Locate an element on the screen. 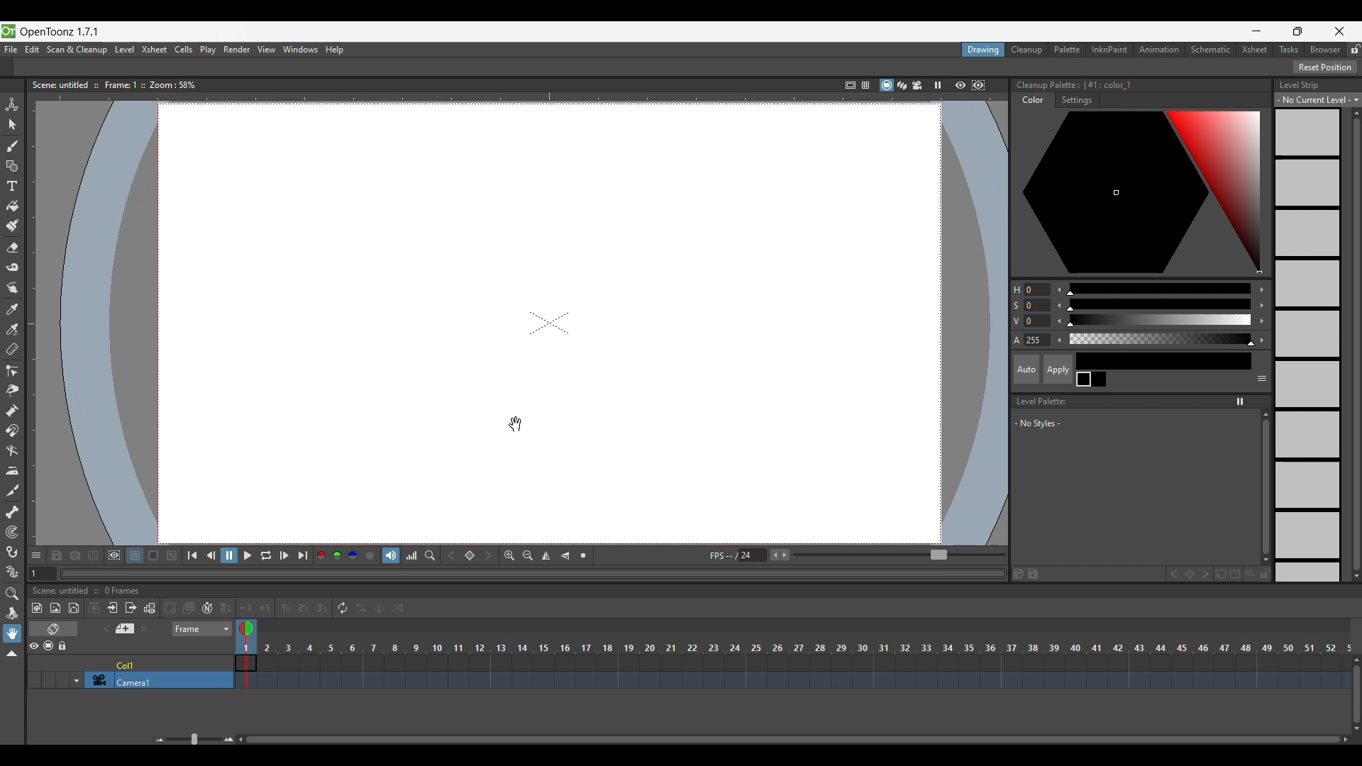 Image resolution: width=1362 pixels, height=766 pixels. Open sub Xsheet is located at coordinates (112, 608).